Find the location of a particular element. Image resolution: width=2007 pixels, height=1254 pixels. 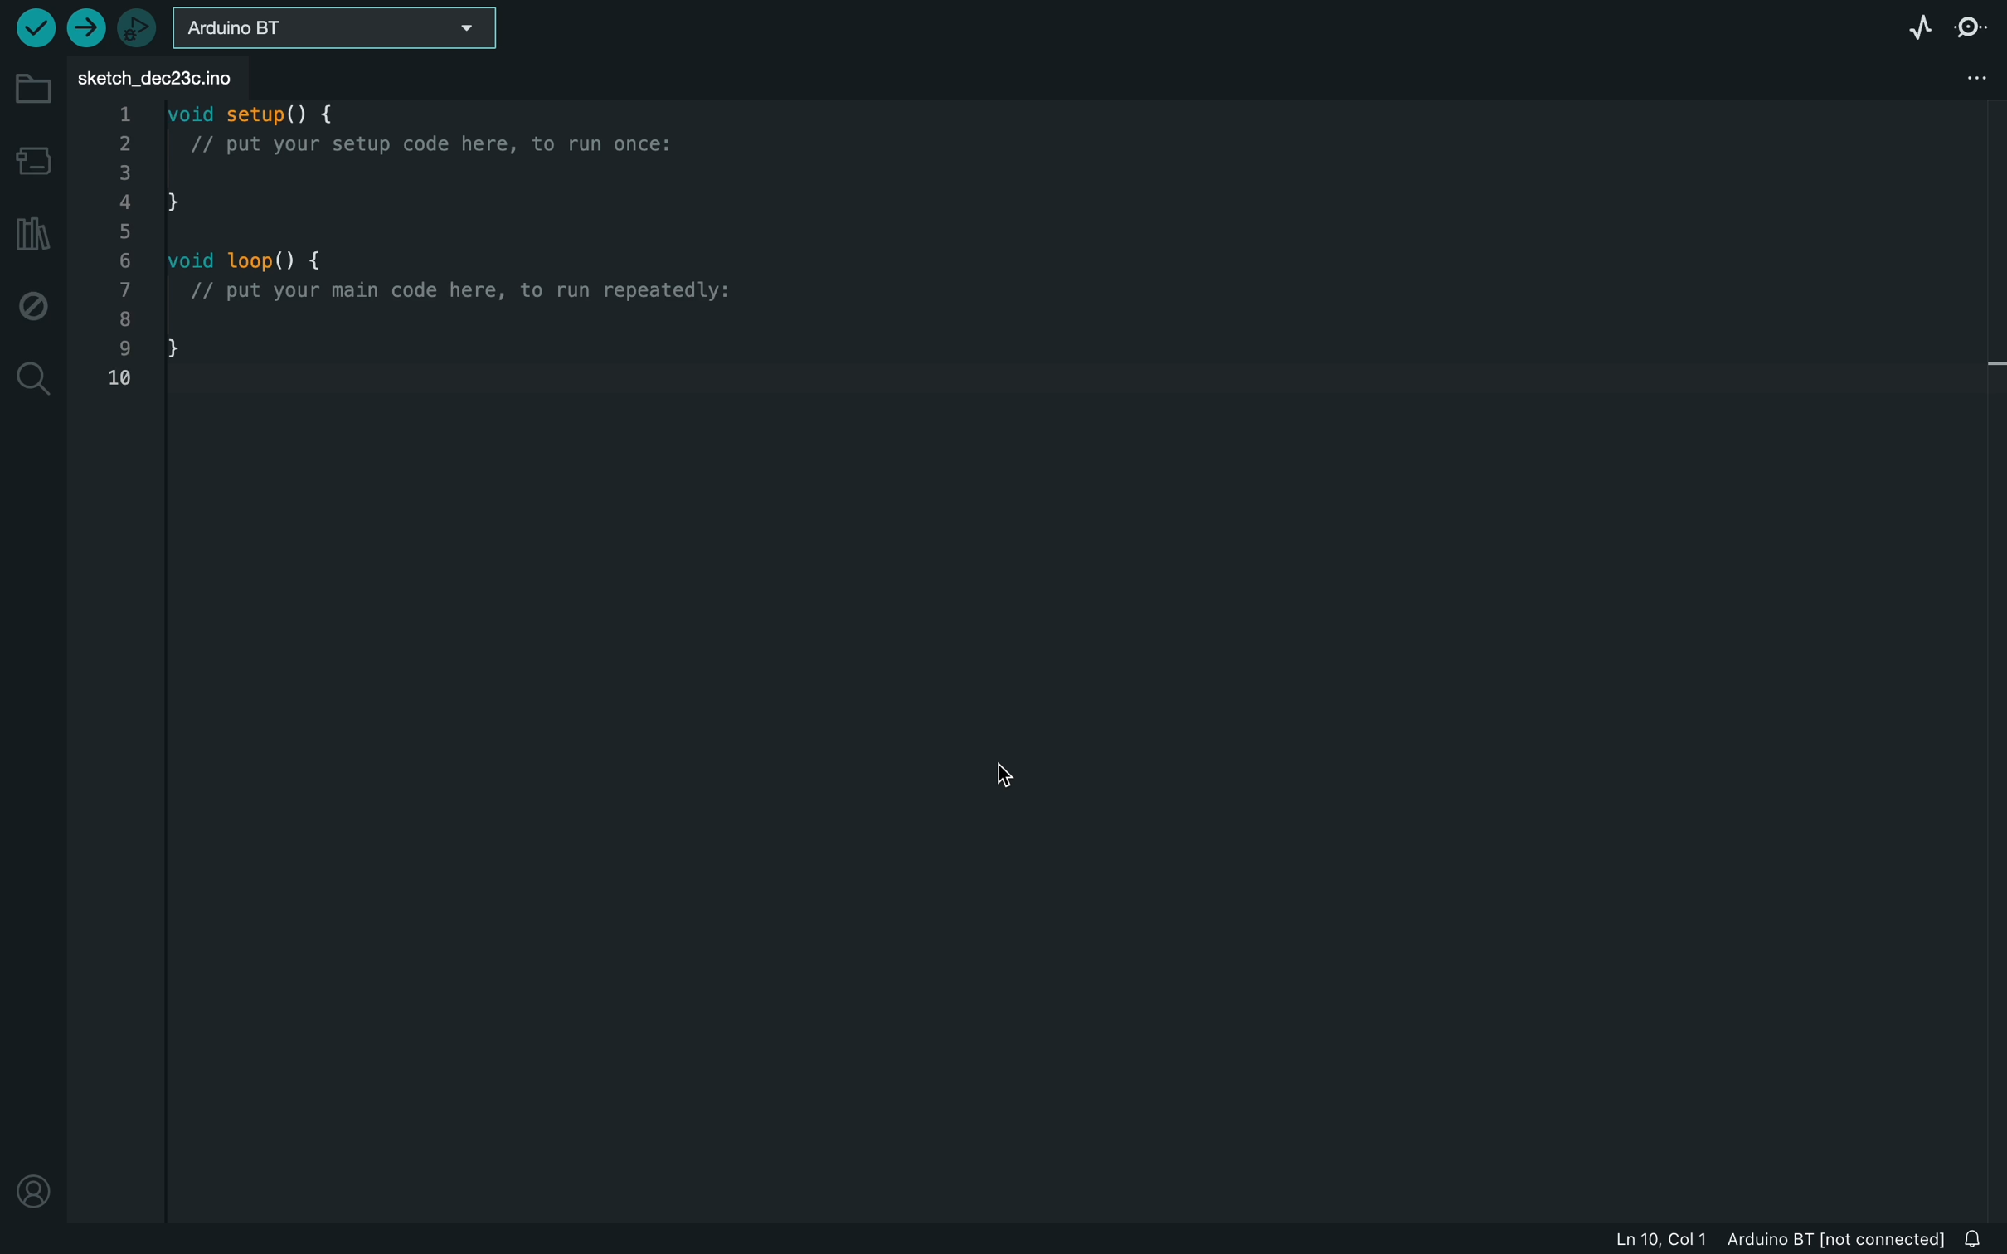

notification is located at coordinates (1982, 1234).